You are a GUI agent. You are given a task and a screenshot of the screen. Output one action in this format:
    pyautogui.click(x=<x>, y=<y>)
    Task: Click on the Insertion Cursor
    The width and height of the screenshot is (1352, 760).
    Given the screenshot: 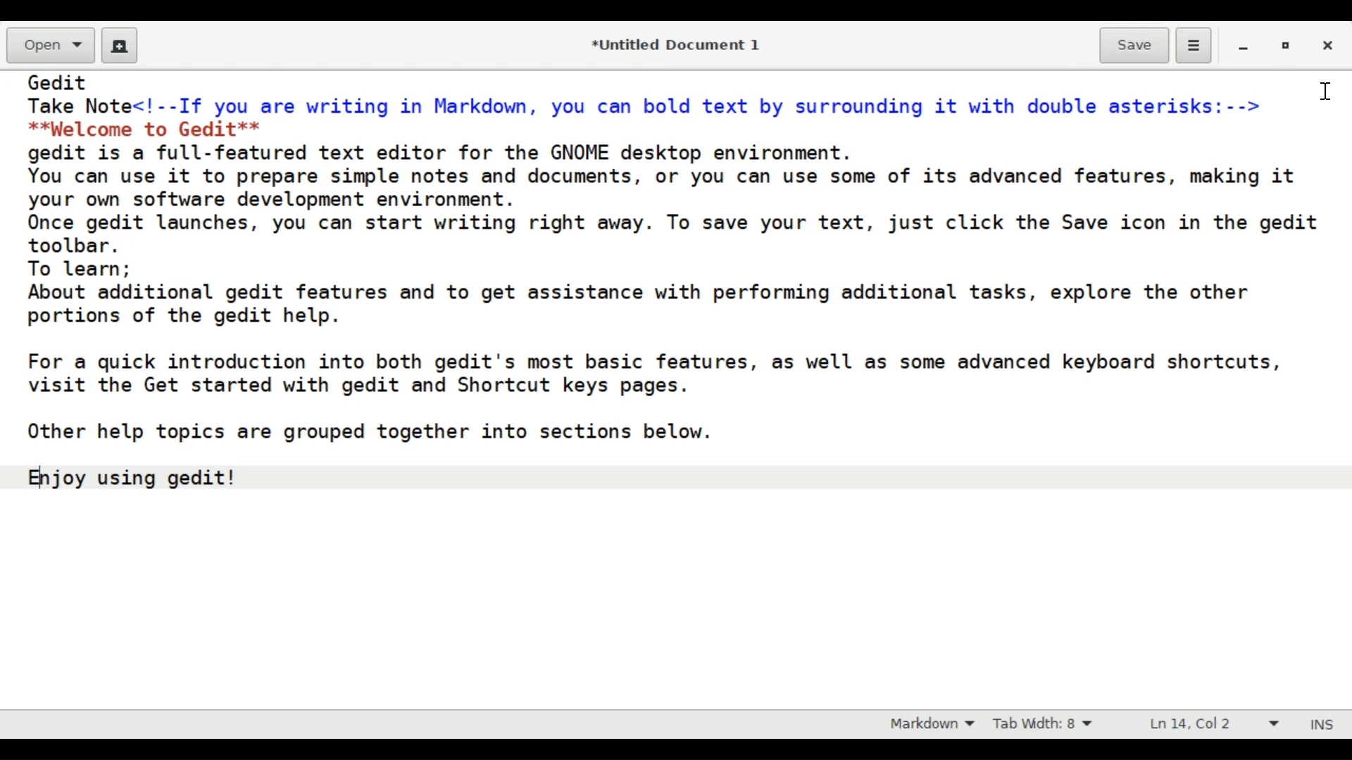 What is the action you would take?
    pyautogui.click(x=1325, y=94)
    